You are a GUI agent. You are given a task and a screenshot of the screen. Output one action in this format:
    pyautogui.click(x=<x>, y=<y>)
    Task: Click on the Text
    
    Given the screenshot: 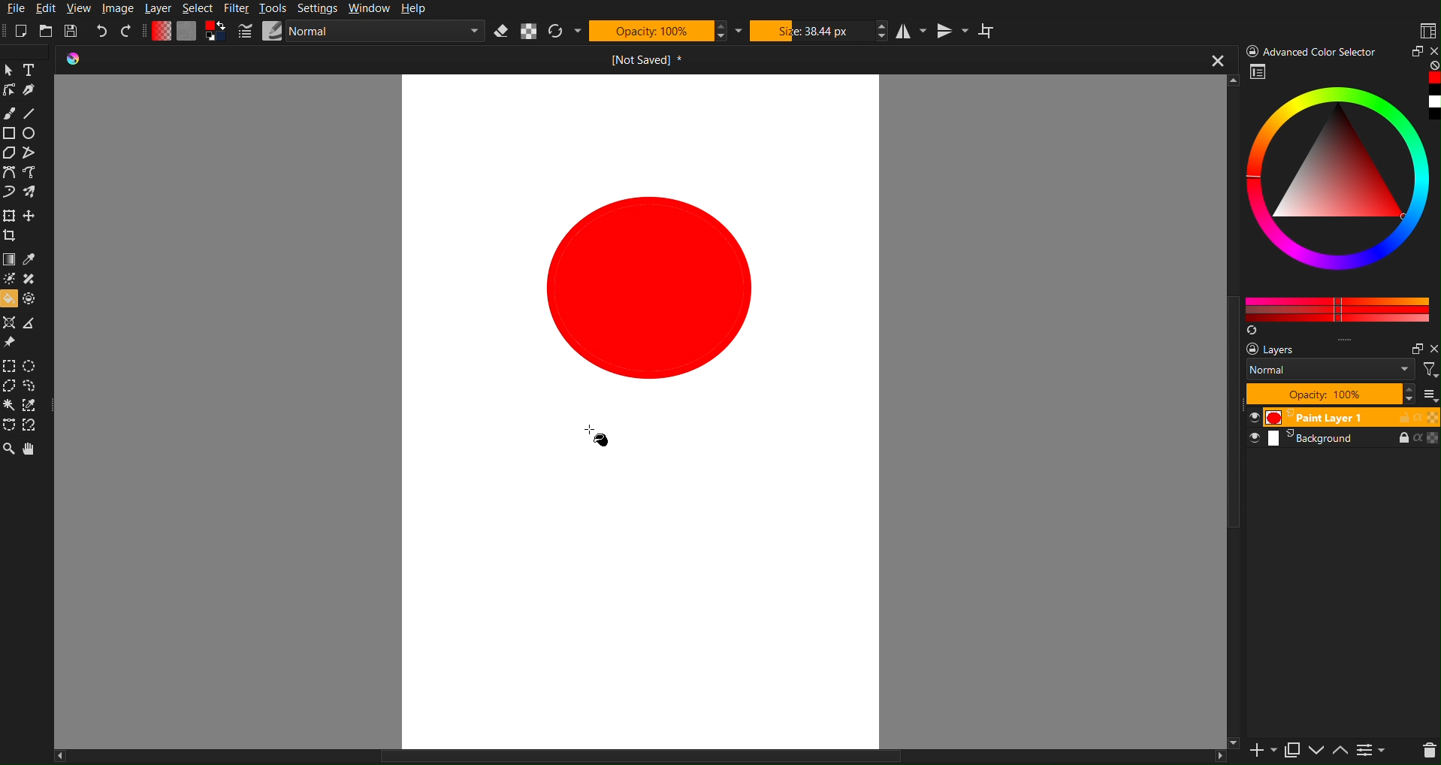 What is the action you would take?
    pyautogui.click(x=35, y=70)
    